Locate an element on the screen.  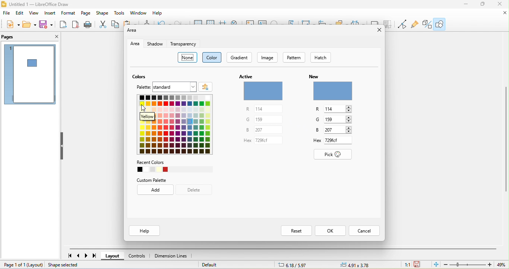
close is located at coordinates (500, 4).